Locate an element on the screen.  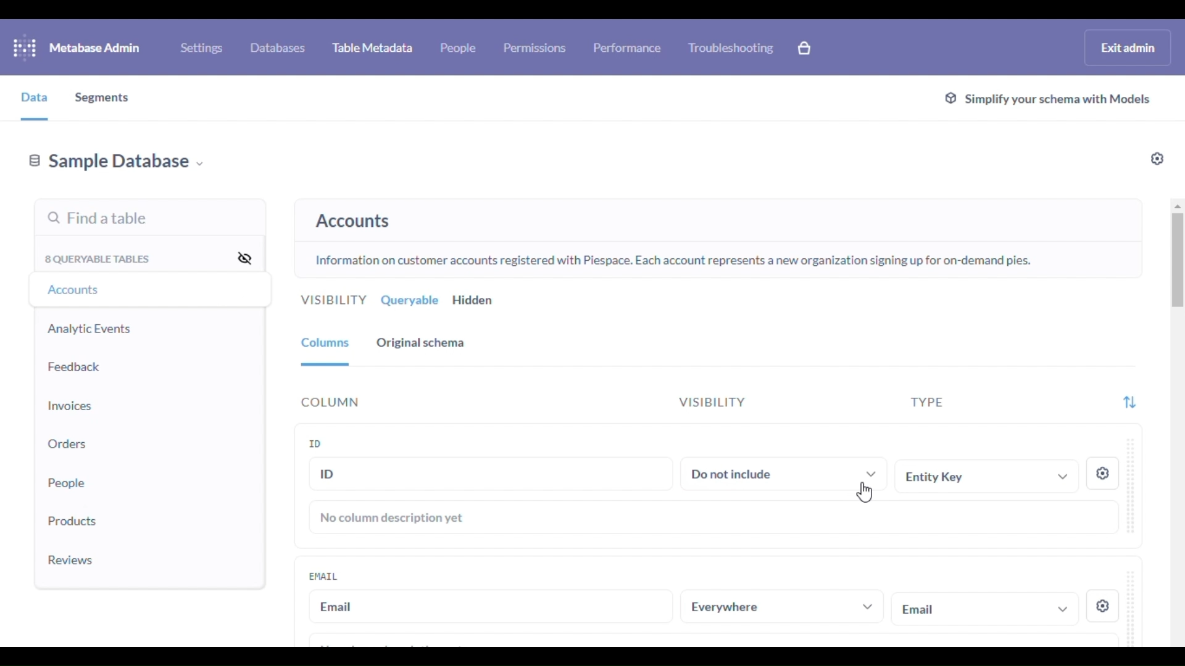
logo is located at coordinates (25, 47).